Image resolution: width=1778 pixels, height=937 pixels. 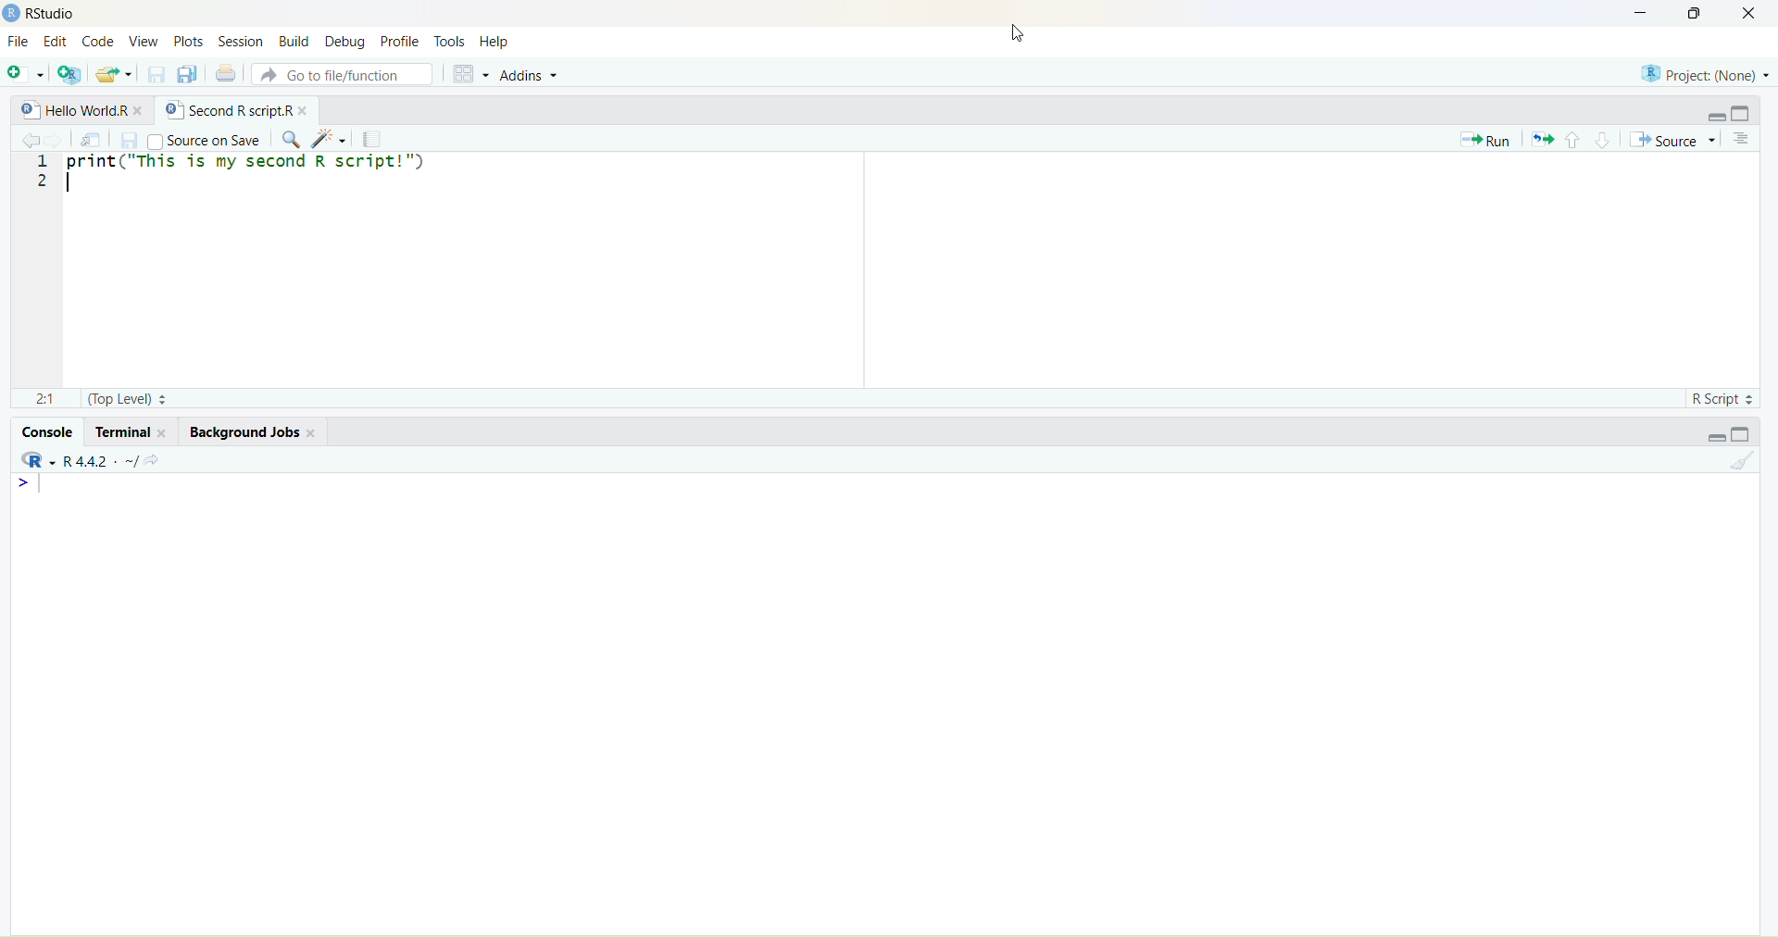 I want to click on Session, so click(x=240, y=40).